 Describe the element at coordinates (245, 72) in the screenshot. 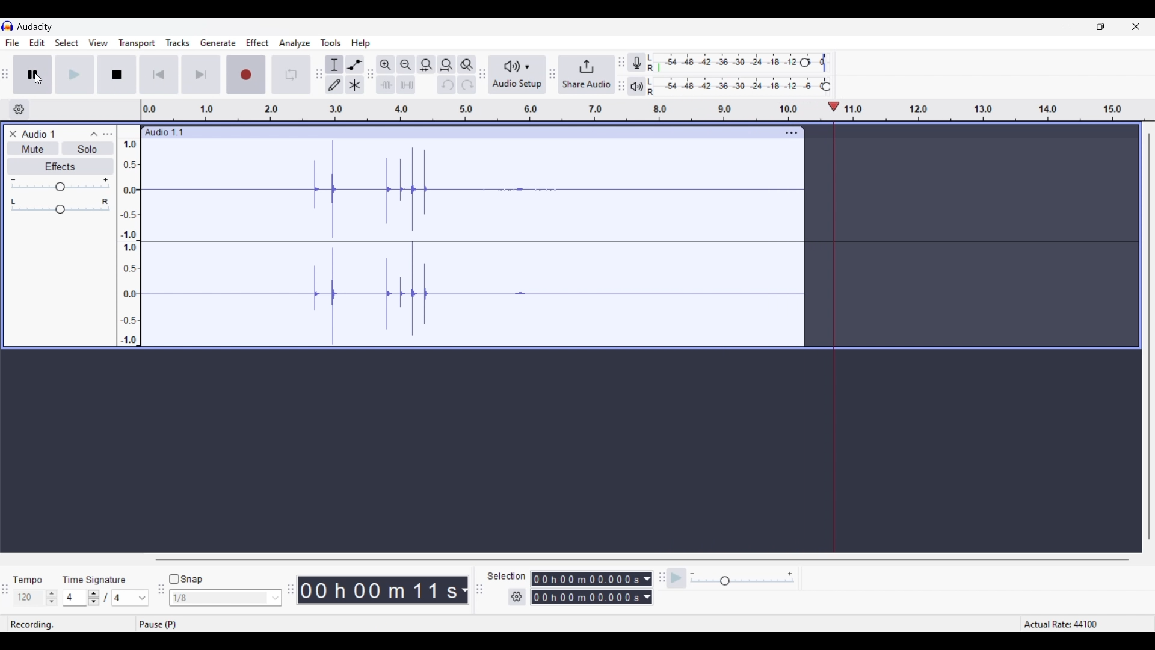

I see `Record/Record new track` at that location.